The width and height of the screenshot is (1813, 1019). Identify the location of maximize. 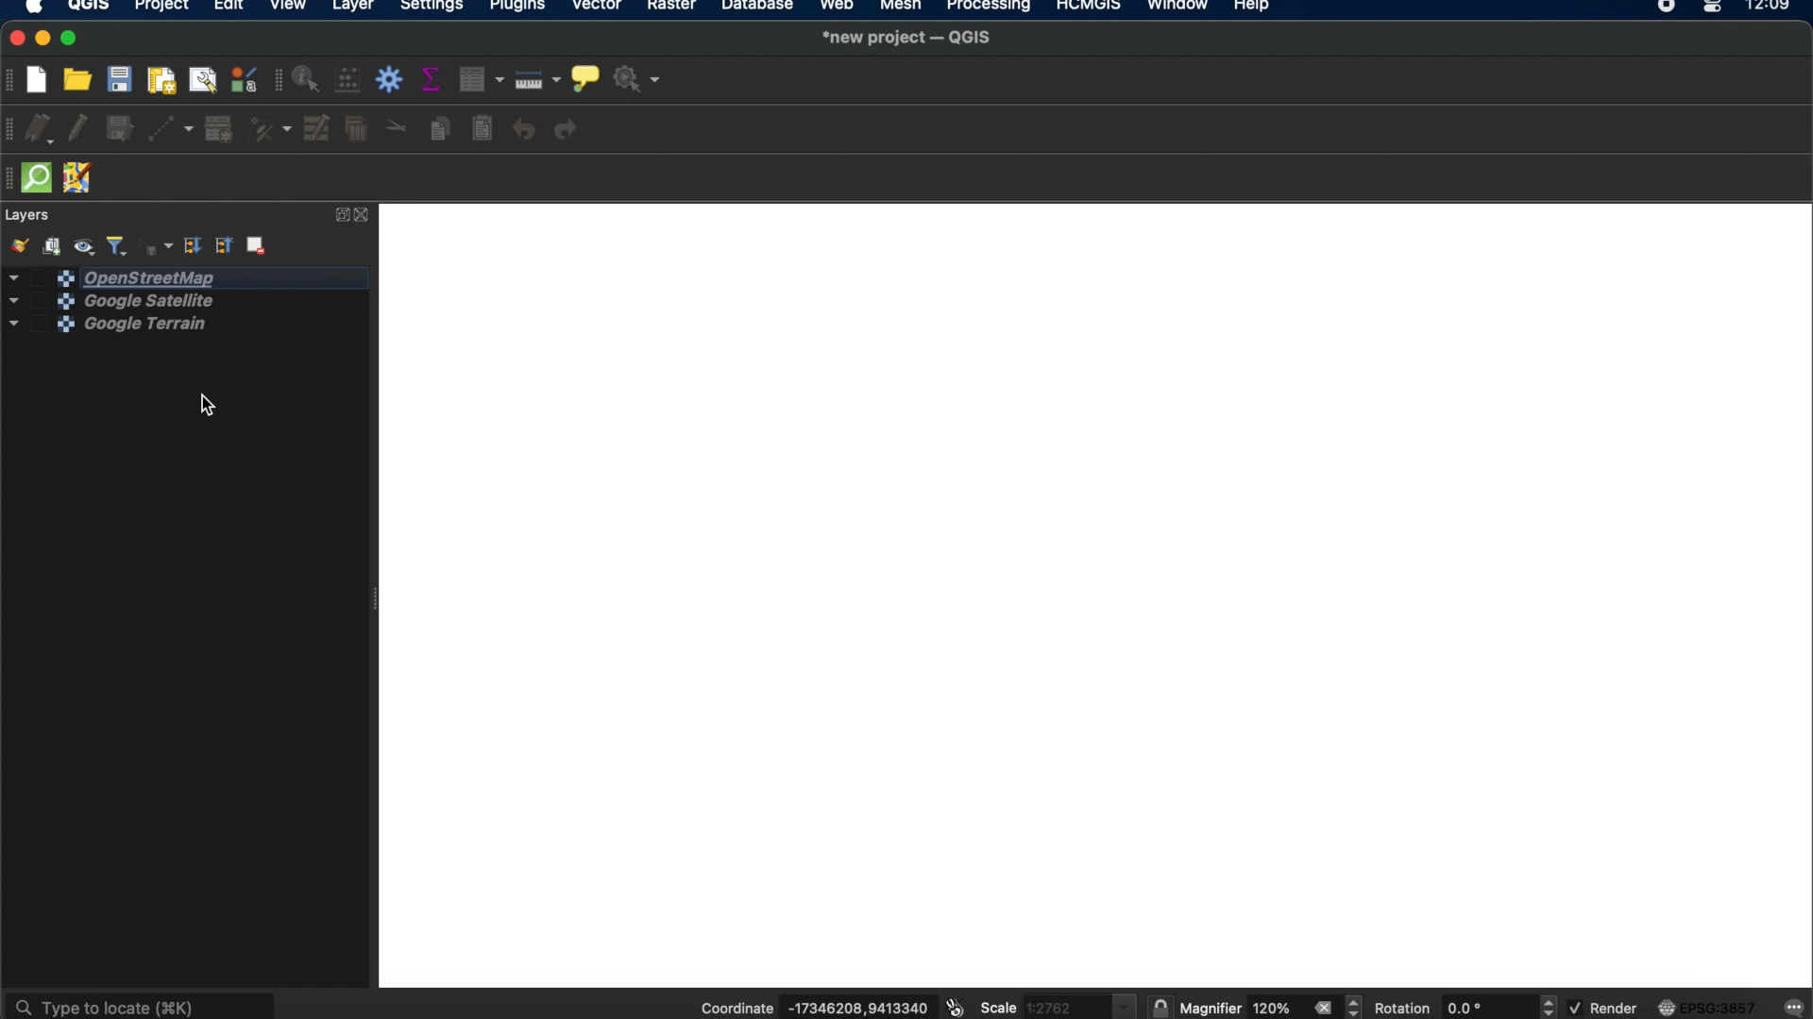
(73, 39).